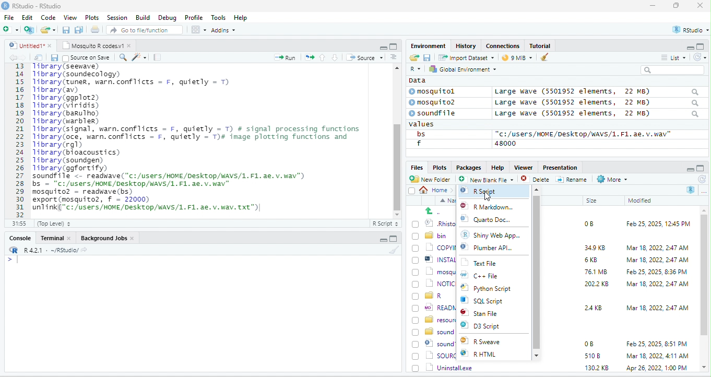 Image resolution: width=711 pixels, height=377 pixels. I want to click on SQL Script, so click(488, 301).